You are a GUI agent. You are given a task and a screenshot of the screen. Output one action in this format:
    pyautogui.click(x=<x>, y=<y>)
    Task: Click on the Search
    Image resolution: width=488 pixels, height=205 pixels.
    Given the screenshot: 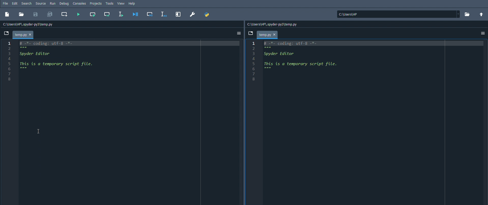 What is the action you would take?
    pyautogui.click(x=26, y=4)
    